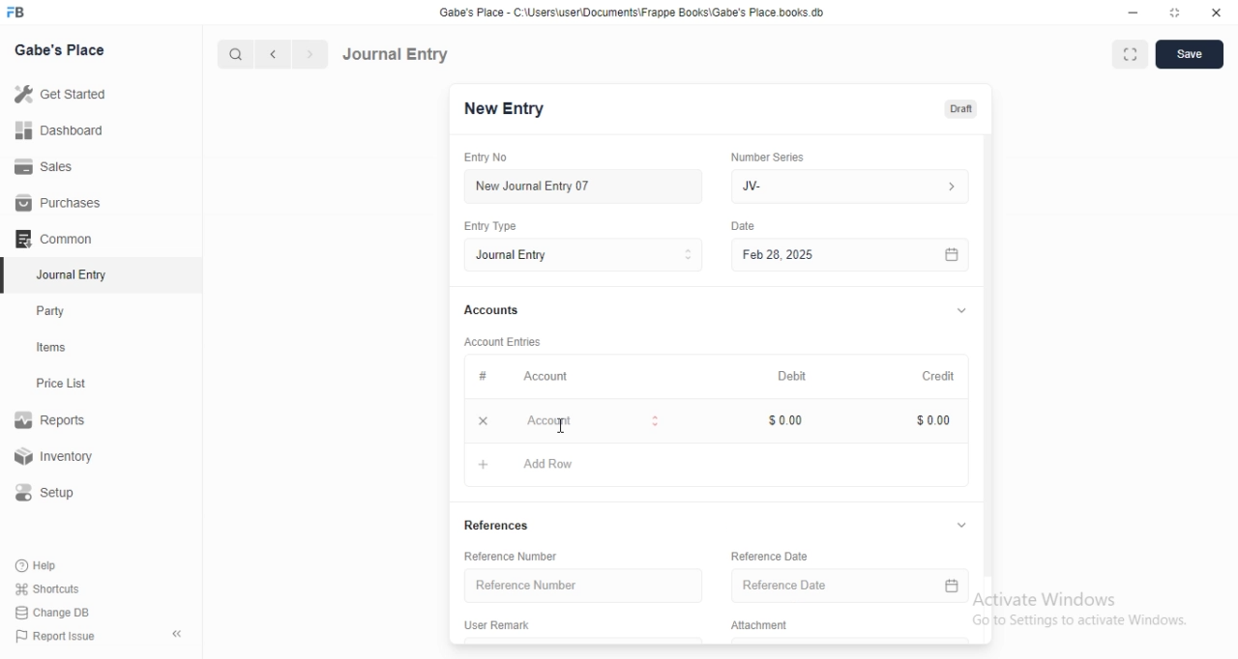 The height and width of the screenshot is (659, 1238). I want to click on tems, so click(59, 348).